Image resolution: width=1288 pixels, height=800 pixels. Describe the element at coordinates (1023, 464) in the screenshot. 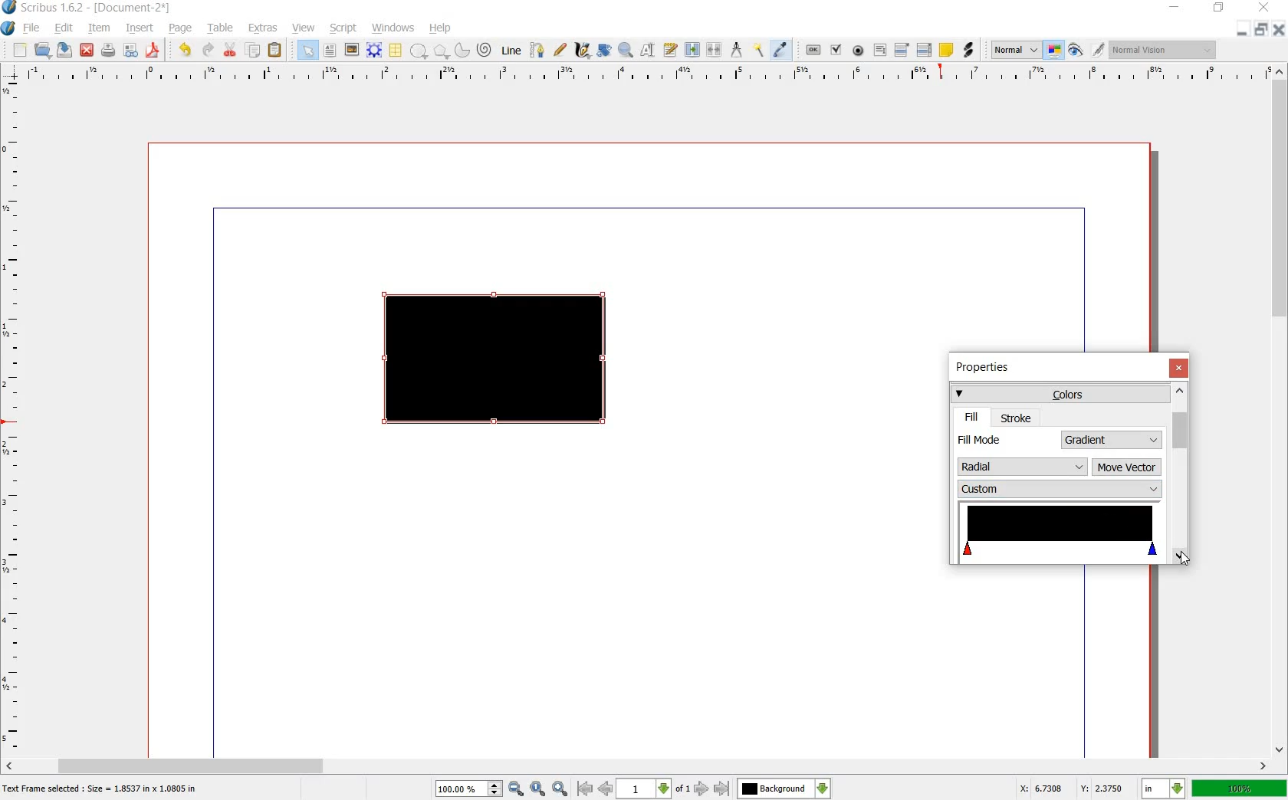

I see `radial` at that location.